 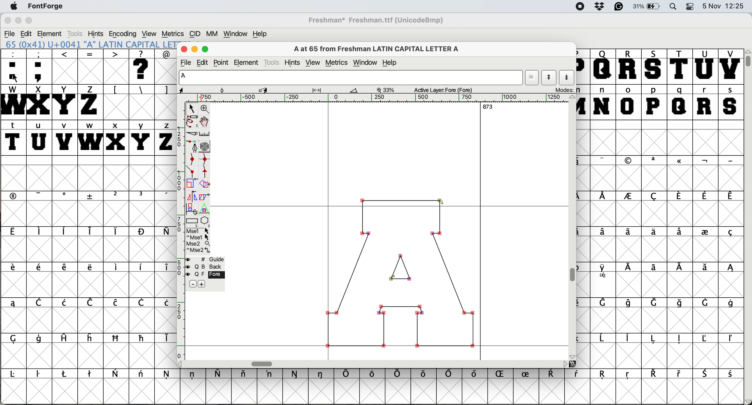 What do you see at coordinates (90, 102) in the screenshot?
I see `Z` at bounding box center [90, 102].